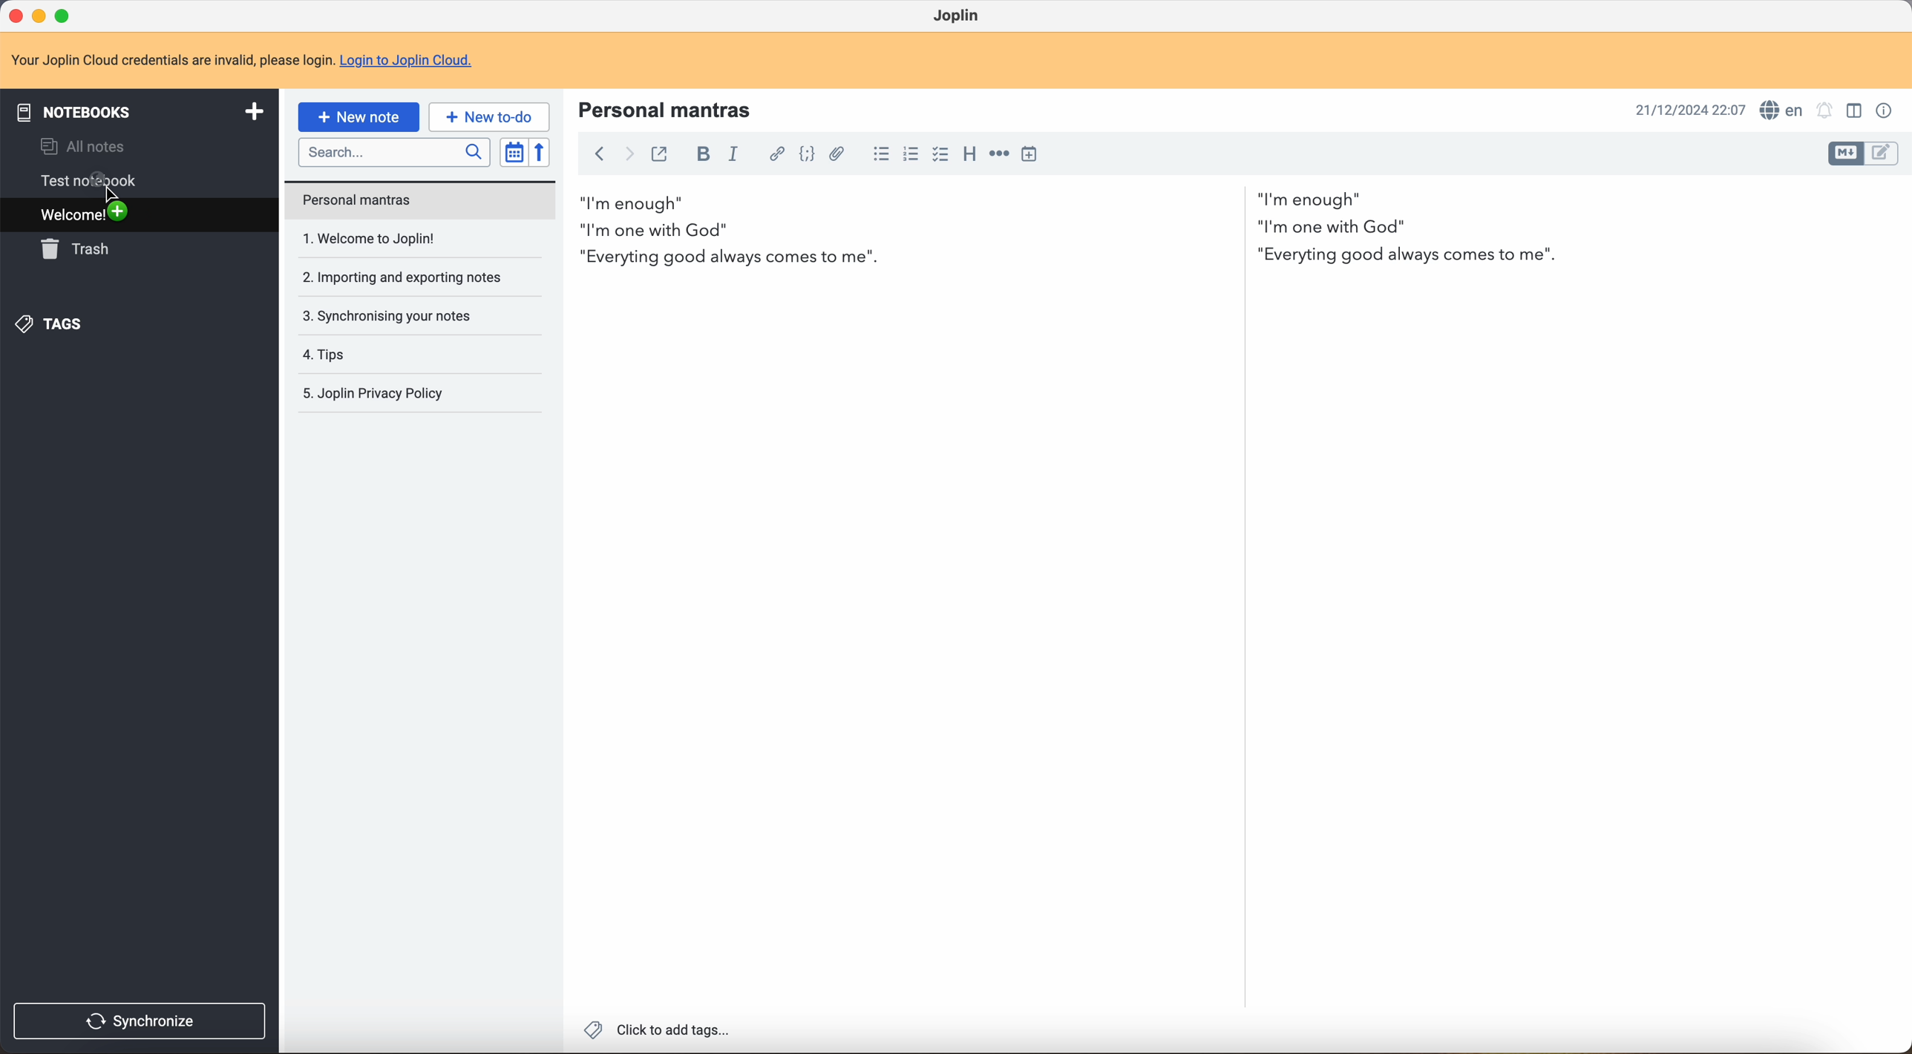  What do you see at coordinates (969, 157) in the screenshot?
I see `heading` at bounding box center [969, 157].